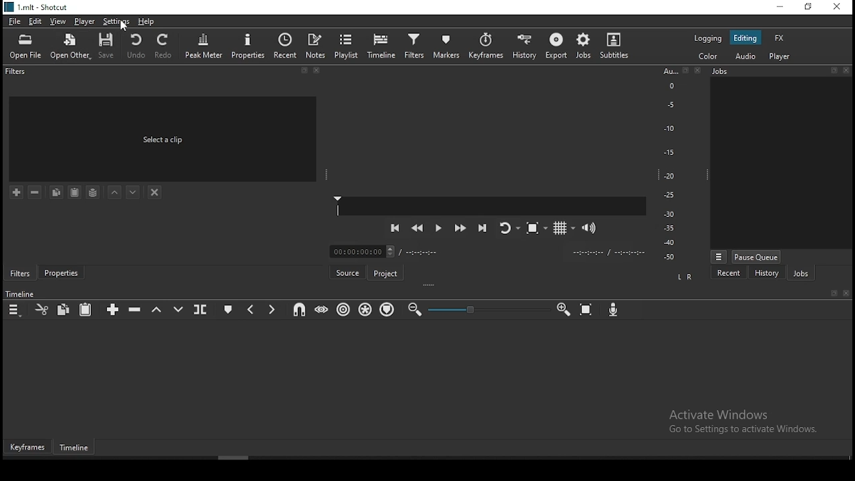 The image size is (855, 481). What do you see at coordinates (229, 307) in the screenshot?
I see `create/edit marker` at bounding box center [229, 307].